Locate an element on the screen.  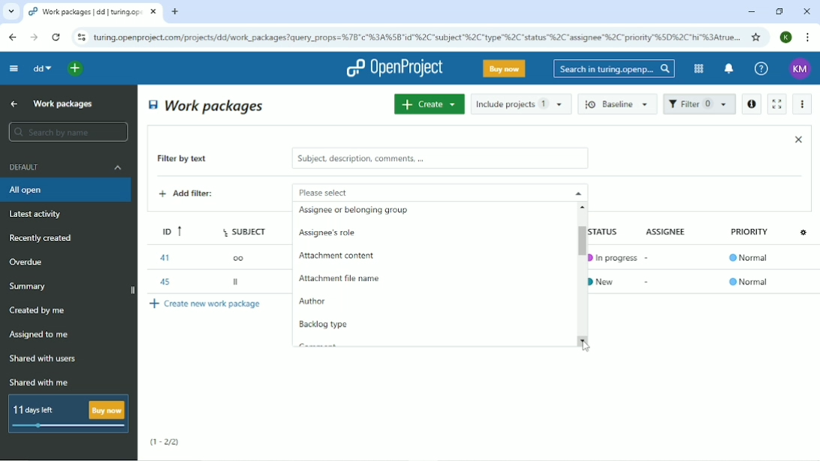
Bookmark this tab is located at coordinates (756, 37).